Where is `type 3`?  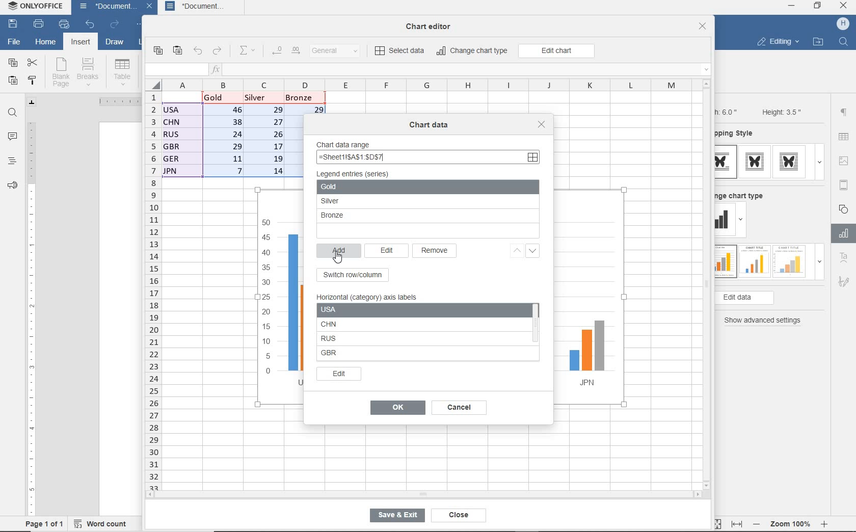
type 3 is located at coordinates (792, 162).